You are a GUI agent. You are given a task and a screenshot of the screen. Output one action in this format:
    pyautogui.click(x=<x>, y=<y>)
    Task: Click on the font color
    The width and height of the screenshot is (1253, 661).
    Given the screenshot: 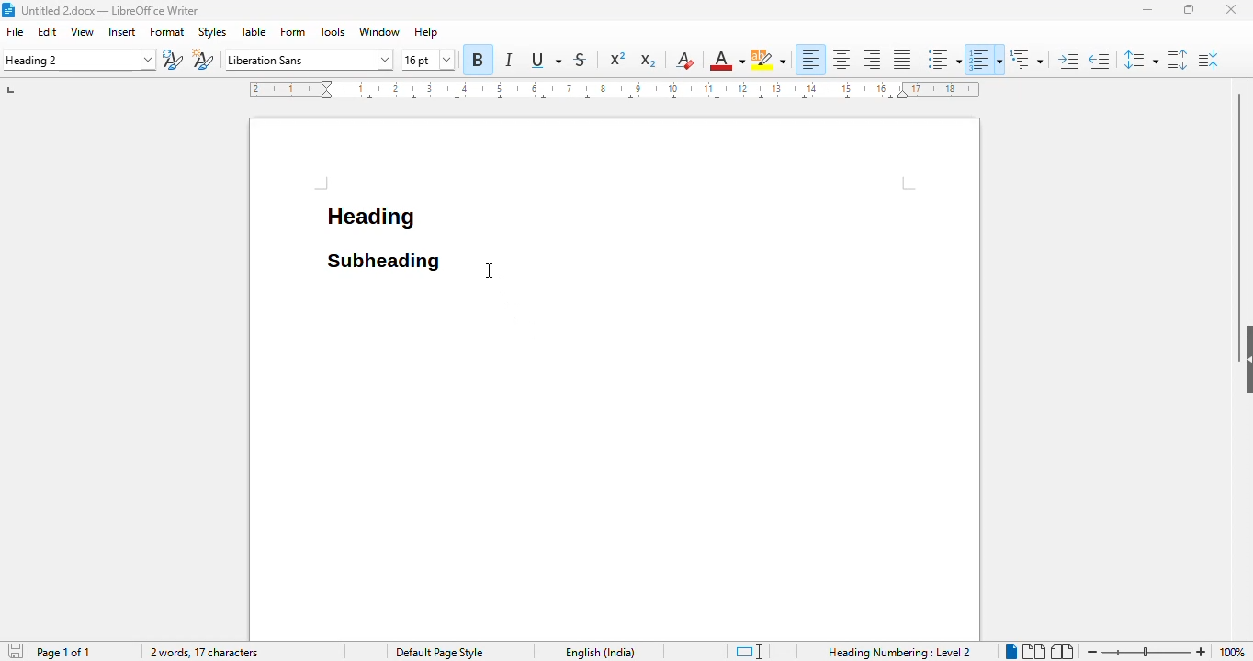 What is the action you would take?
    pyautogui.click(x=727, y=60)
    